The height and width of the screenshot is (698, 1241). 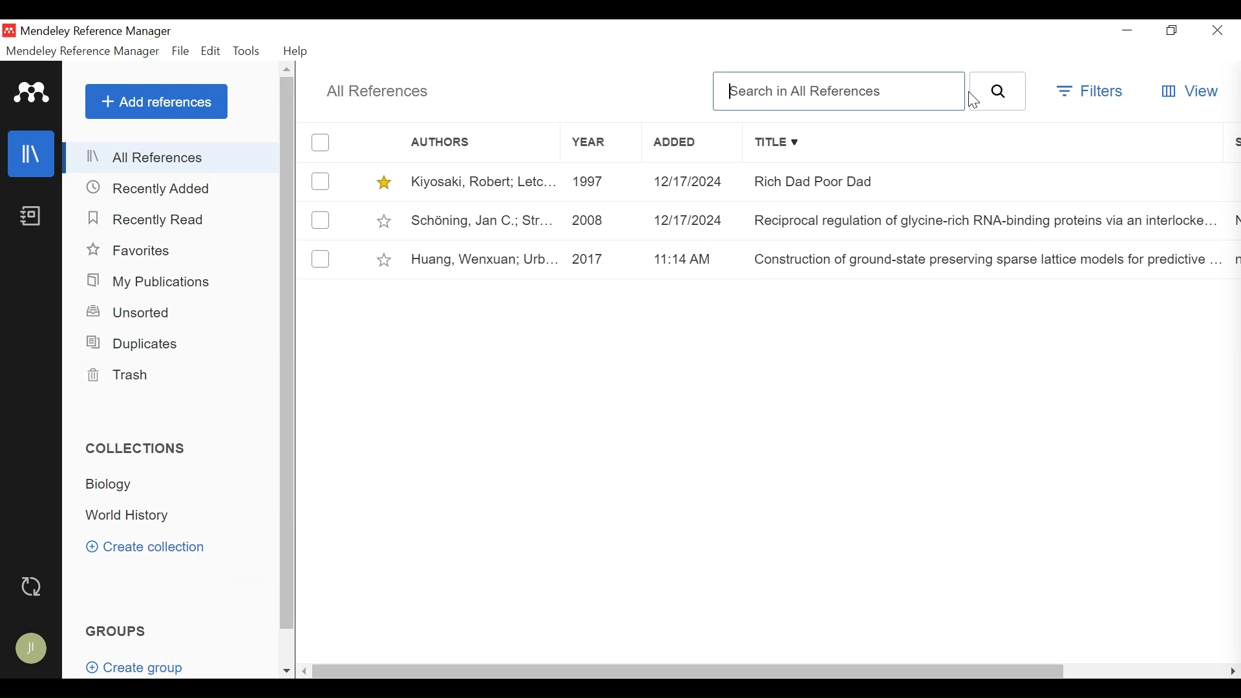 What do you see at coordinates (118, 487) in the screenshot?
I see `Collection` at bounding box center [118, 487].